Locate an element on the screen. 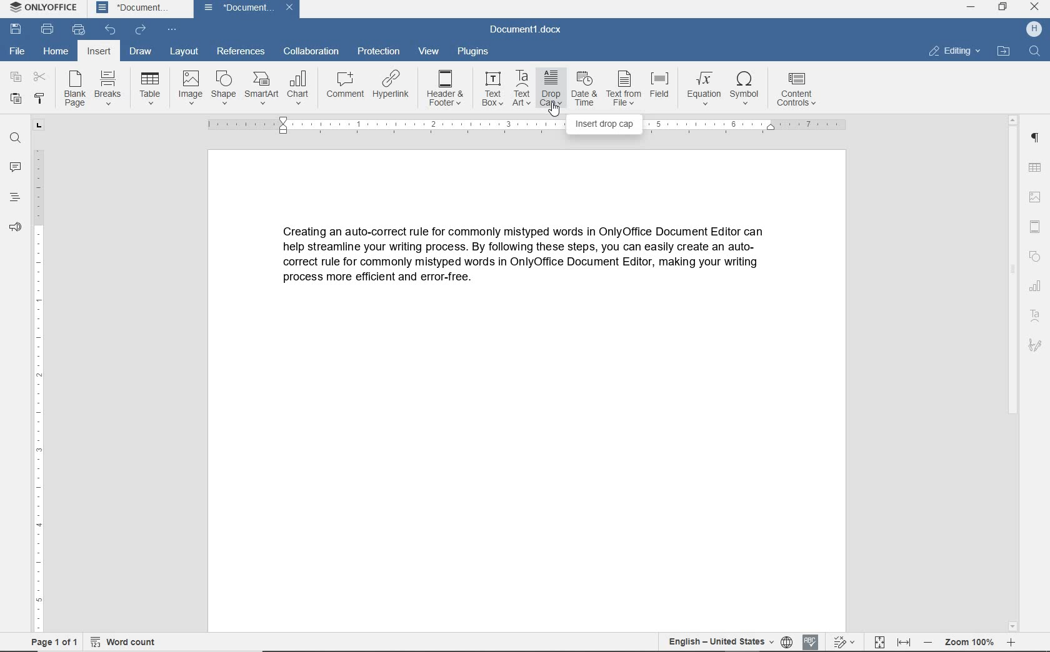 This screenshot has height=652, width=1050. find is located at coordinates (1034, 52).